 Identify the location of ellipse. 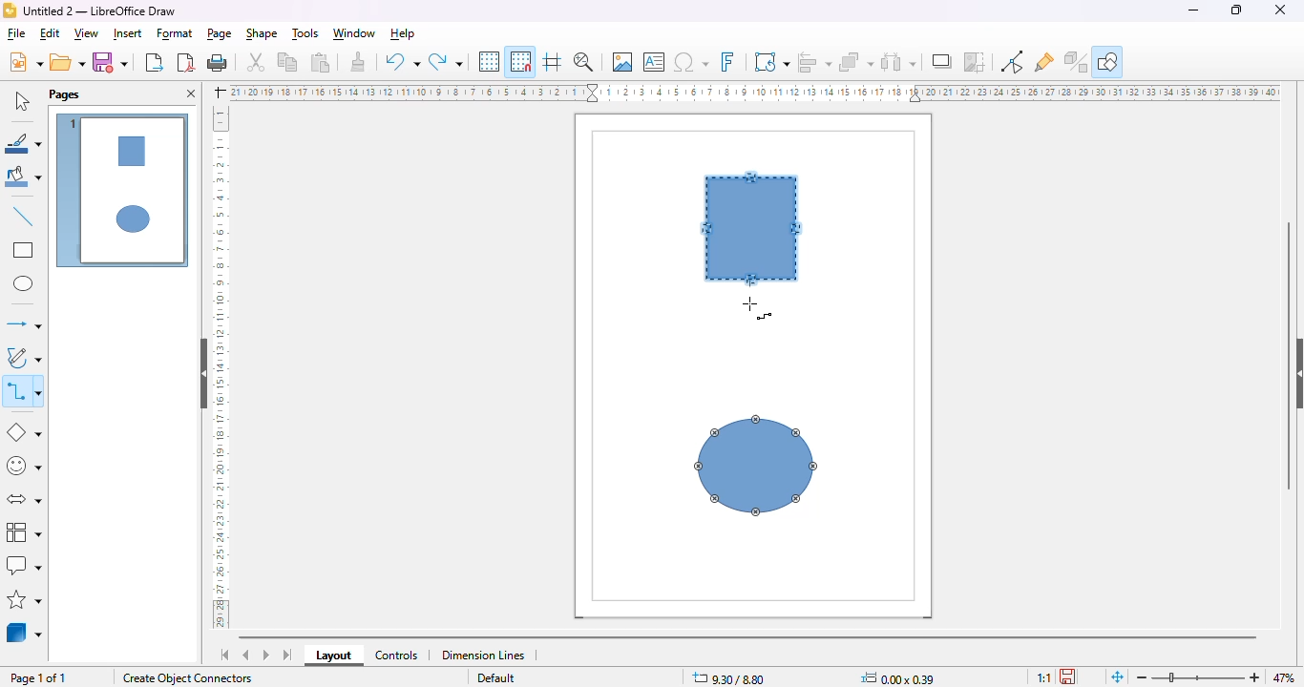
(23, 283).